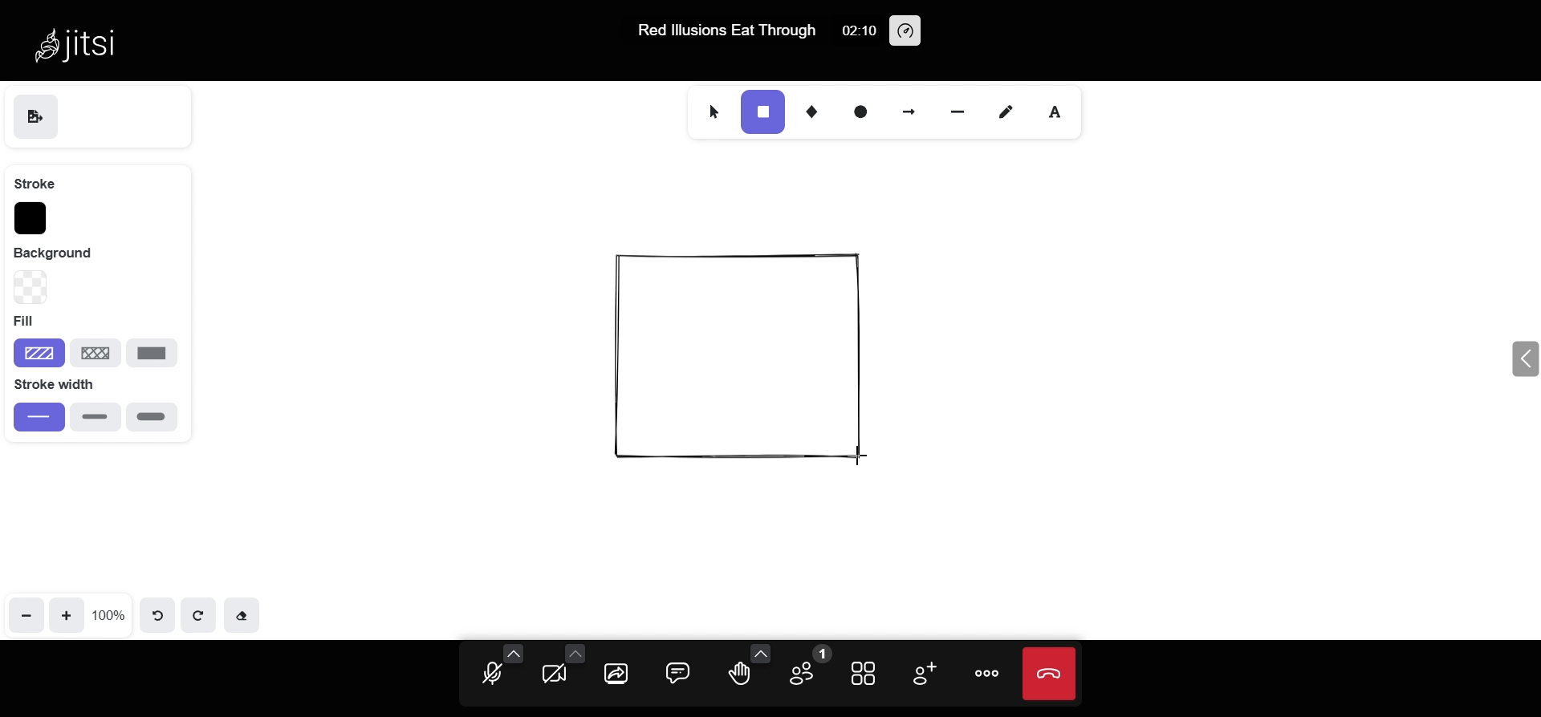  Describe the element at coordinates (762, 652) in the screenshot. I see `more emoji` at that location.